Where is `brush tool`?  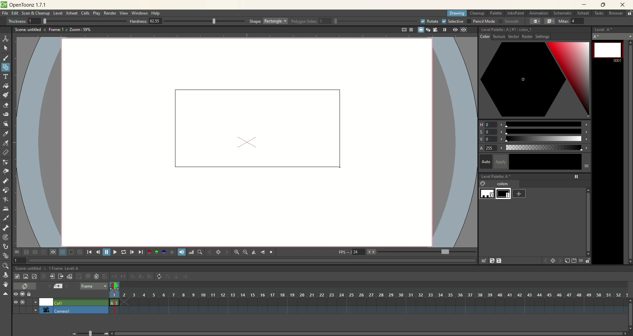
brush tool is located at coordinates (6, 59).